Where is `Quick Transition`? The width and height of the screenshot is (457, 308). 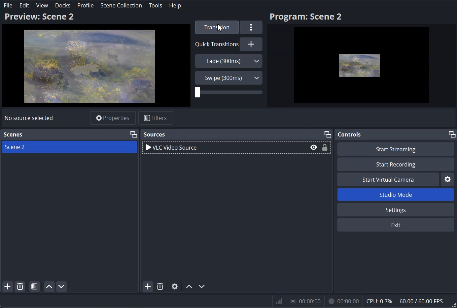 Quick Transition is located at coordinates (228, 44).